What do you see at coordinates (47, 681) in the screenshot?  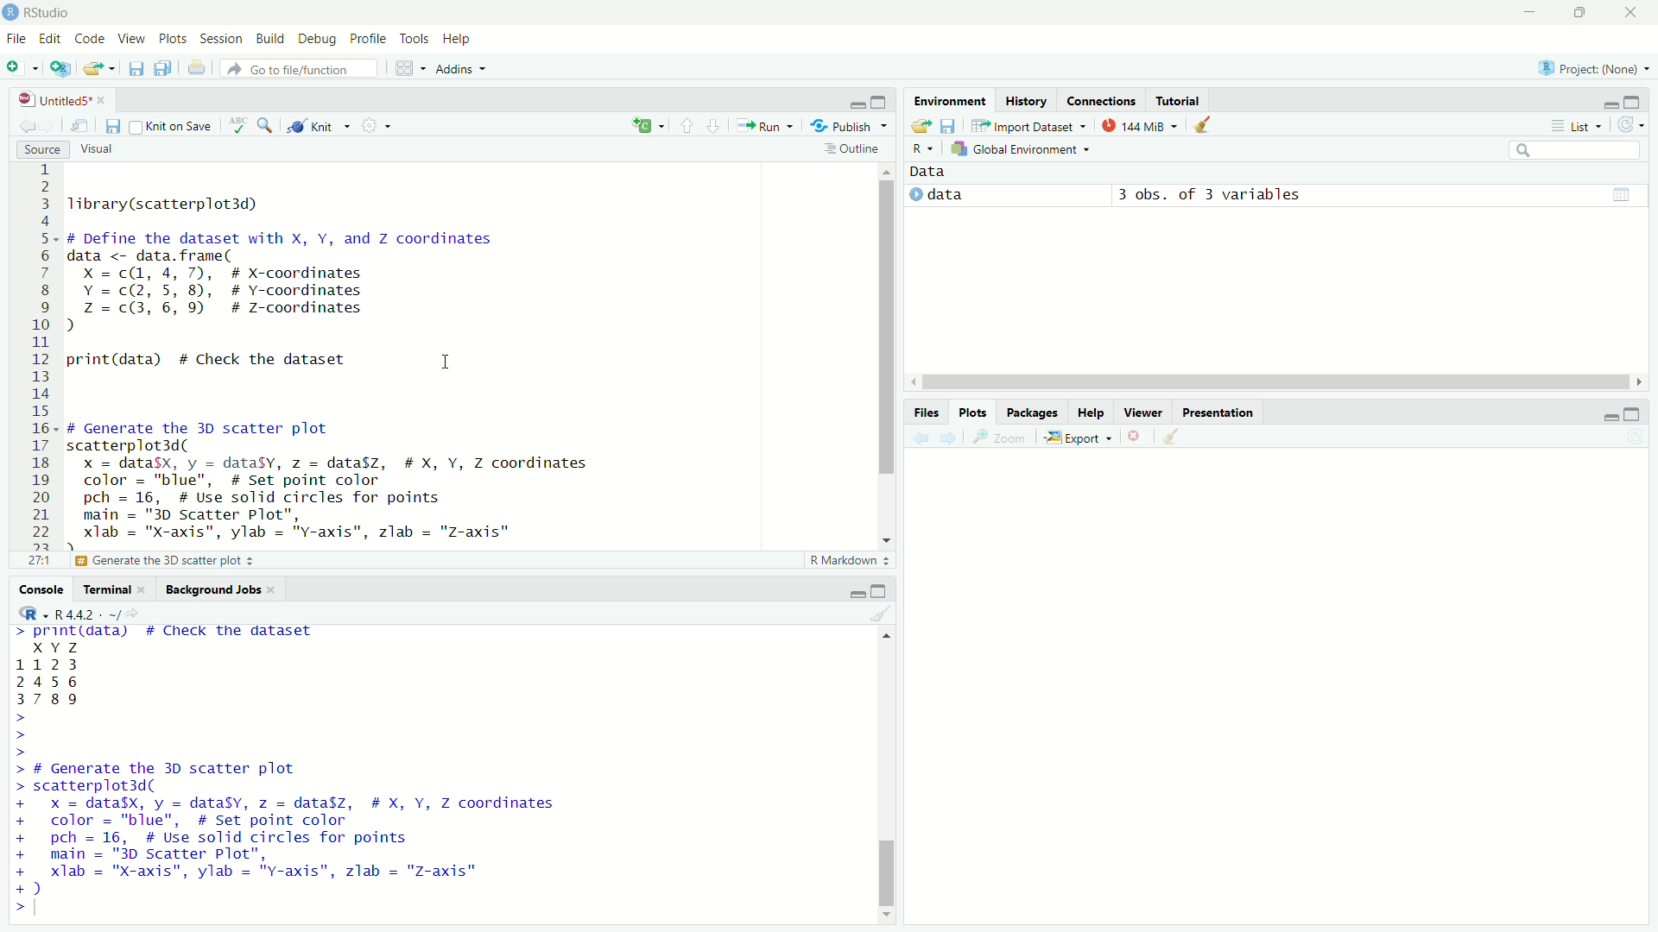 I see `2456` at bounding box center [47, 681].